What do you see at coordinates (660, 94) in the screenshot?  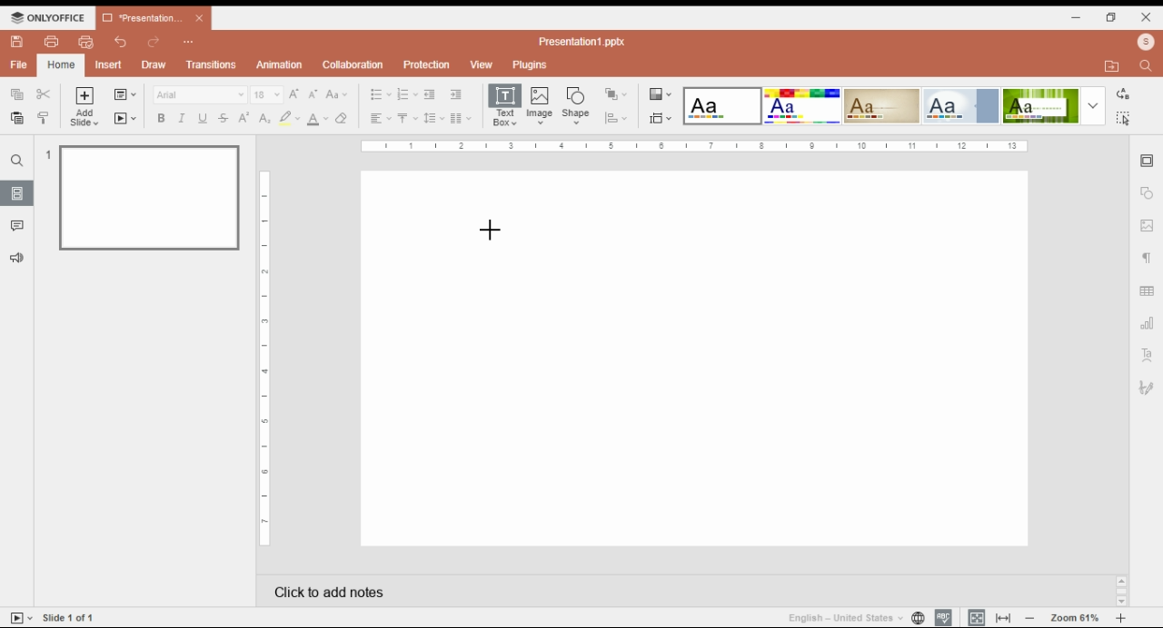 I see `color themes` at bounding box center [660, 94].